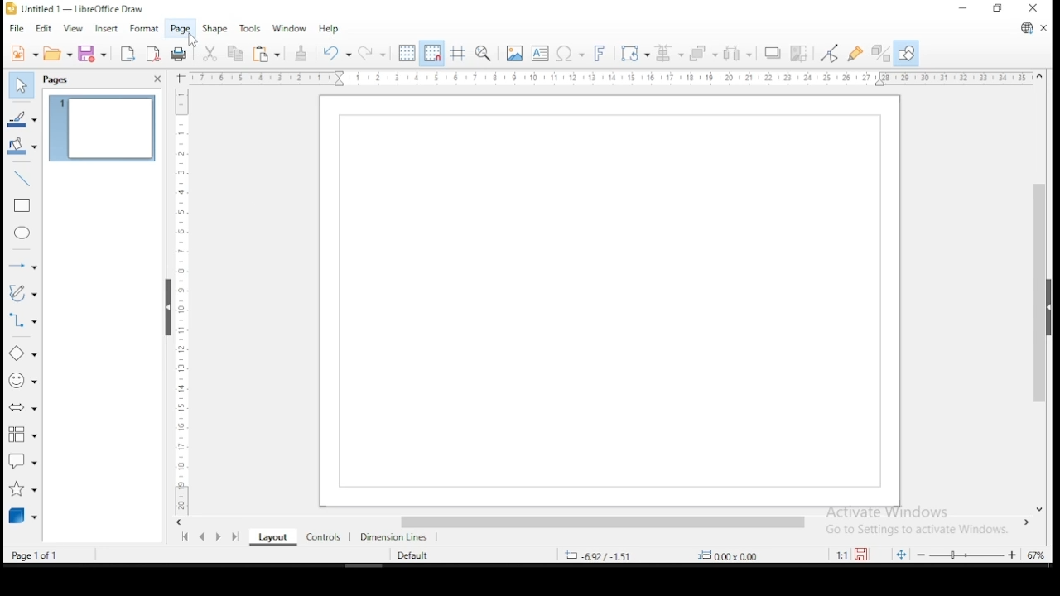 Image resolution: width=1060 pixels, height=596 pixels. Describe the element at coordinates (84, 8) in the screenshot. I see `icon and file name` at that location.